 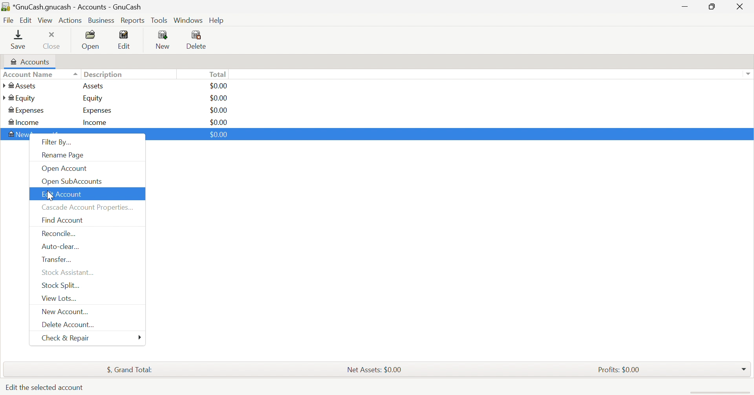 I want to click on Filter By..., so click(x=59, y=141).